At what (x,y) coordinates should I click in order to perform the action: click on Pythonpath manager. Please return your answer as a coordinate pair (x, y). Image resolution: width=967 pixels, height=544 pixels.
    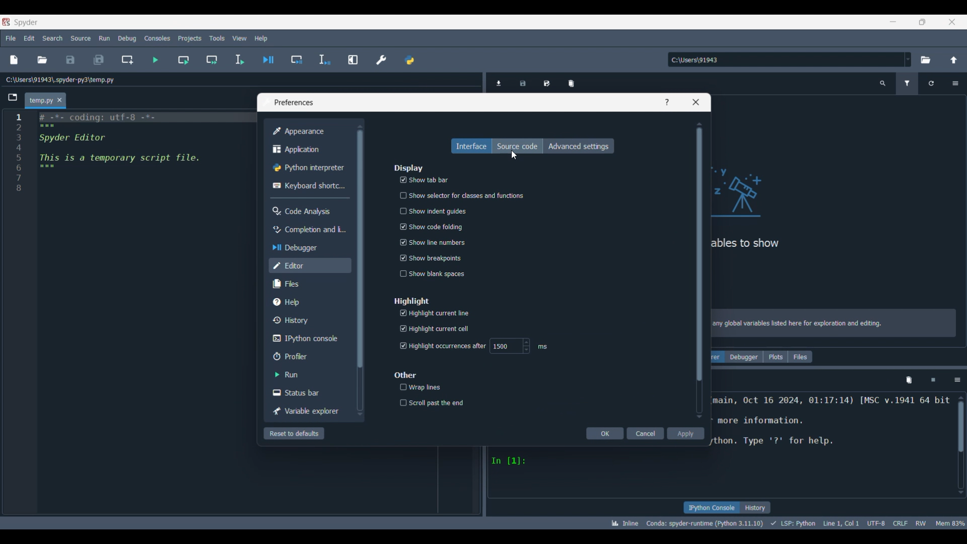
    Looking at the image, I should click on (409, 59).